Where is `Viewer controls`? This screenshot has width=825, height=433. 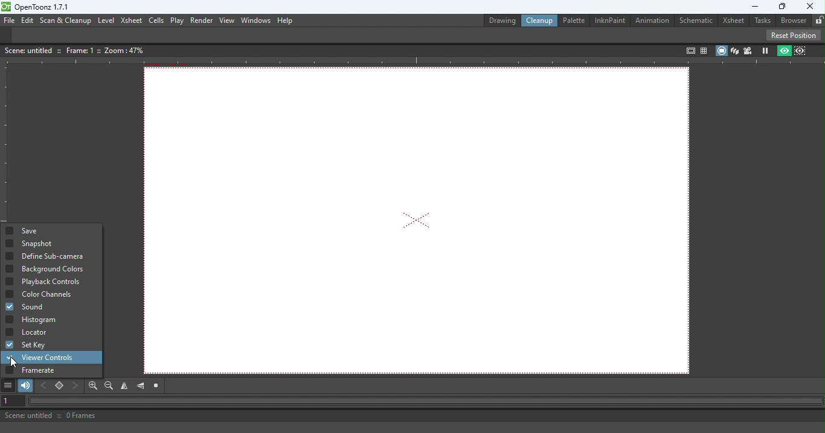 Viewer controls is located at coordinates (55, 358).